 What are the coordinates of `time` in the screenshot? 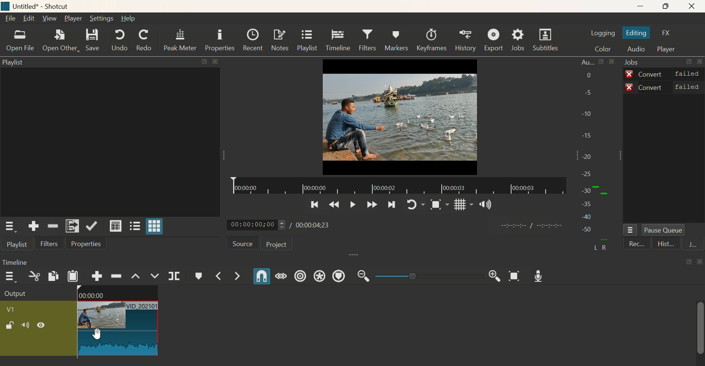 It's located at (533, 225).